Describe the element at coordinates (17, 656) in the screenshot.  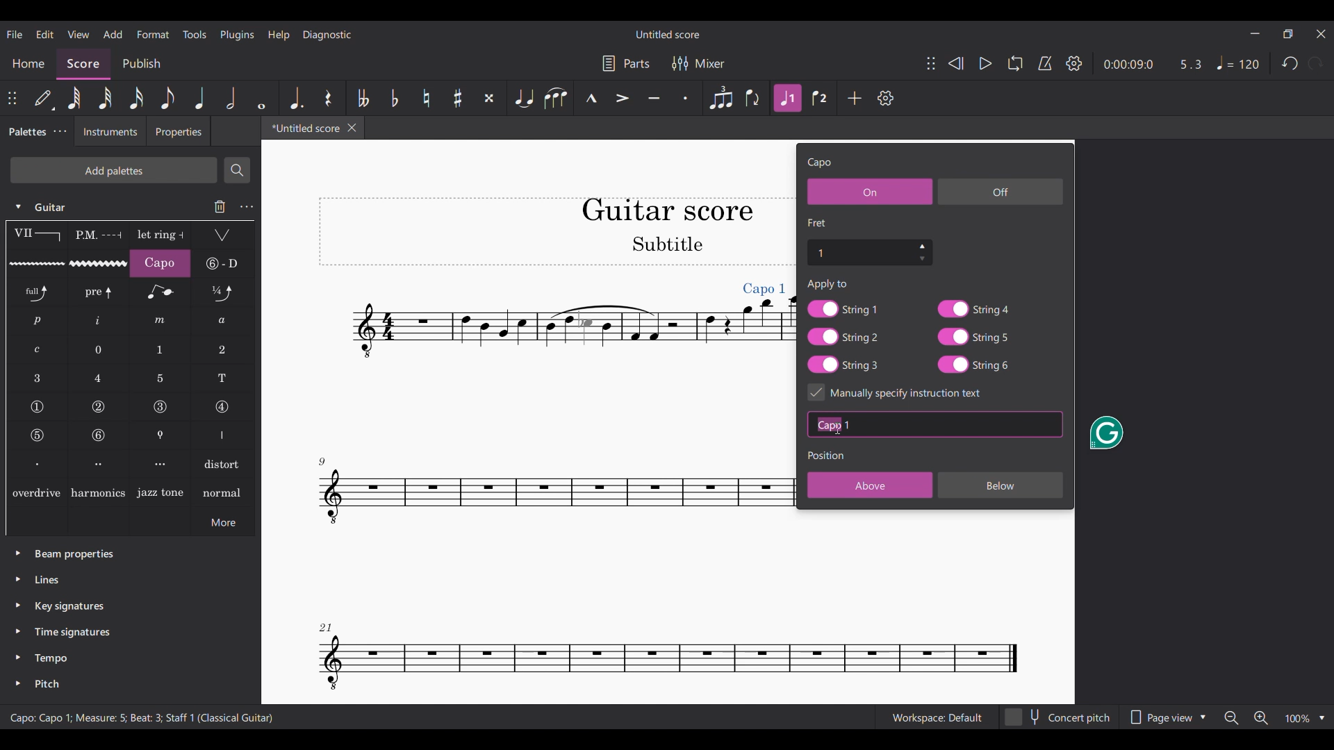
I see `Click to expand tempo palette` at that location.